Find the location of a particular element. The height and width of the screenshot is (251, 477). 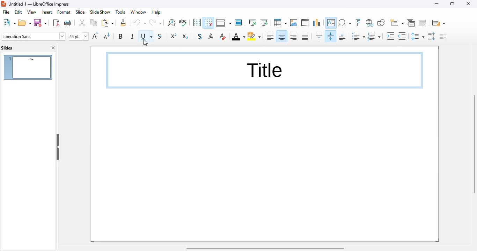

increase paragraph spacing is located at coordinates (432, 37).